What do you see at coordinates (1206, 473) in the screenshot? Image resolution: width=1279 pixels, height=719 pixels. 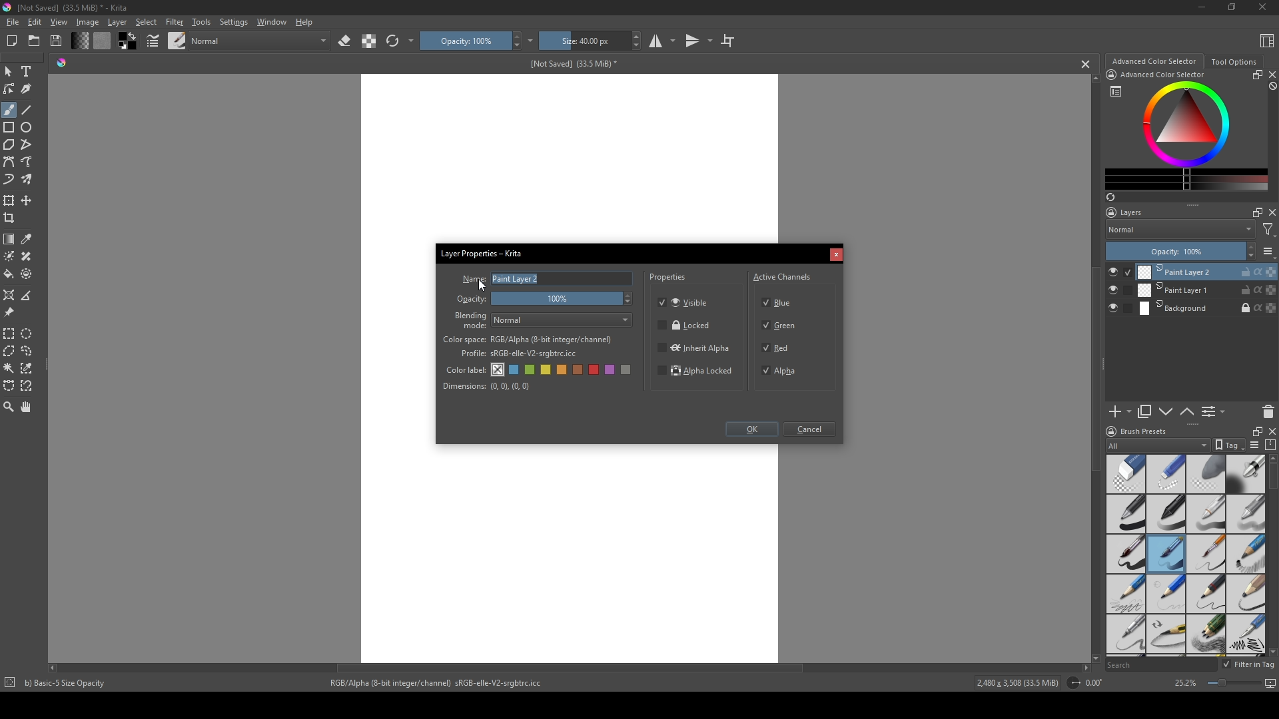 I see `soft eraser` at bounding box center [1206, 473].